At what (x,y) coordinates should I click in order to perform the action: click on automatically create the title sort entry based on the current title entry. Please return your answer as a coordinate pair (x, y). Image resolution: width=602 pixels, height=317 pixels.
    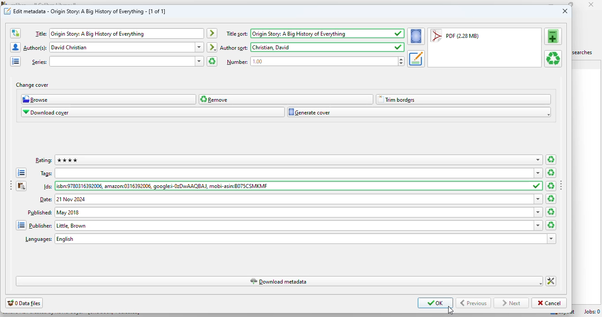
    Looking at the image, I should click on (212, 33).